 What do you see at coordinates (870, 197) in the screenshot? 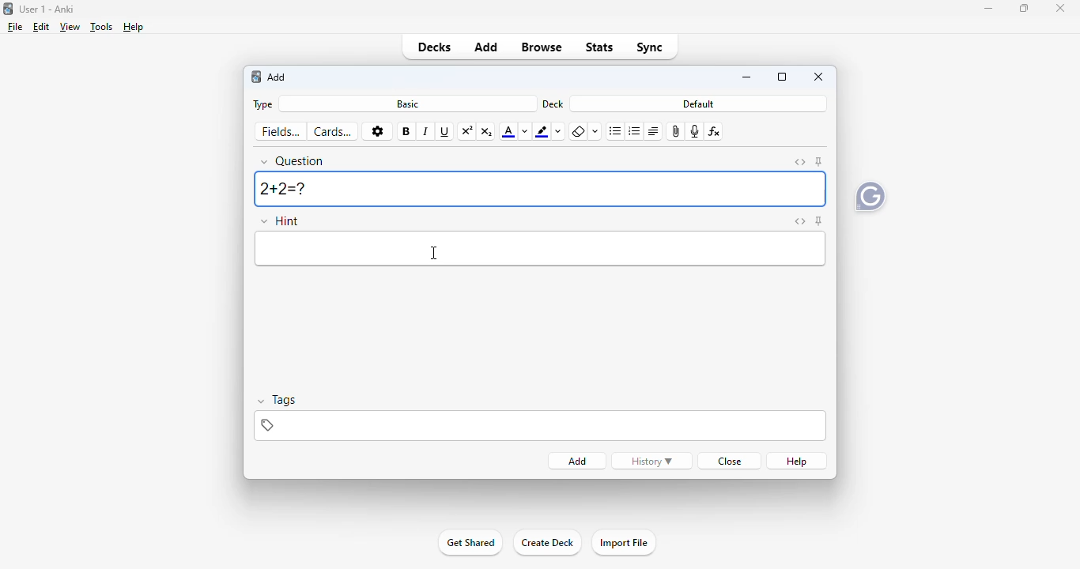
I see `grammarly extension` at bounding box center [870, 197].